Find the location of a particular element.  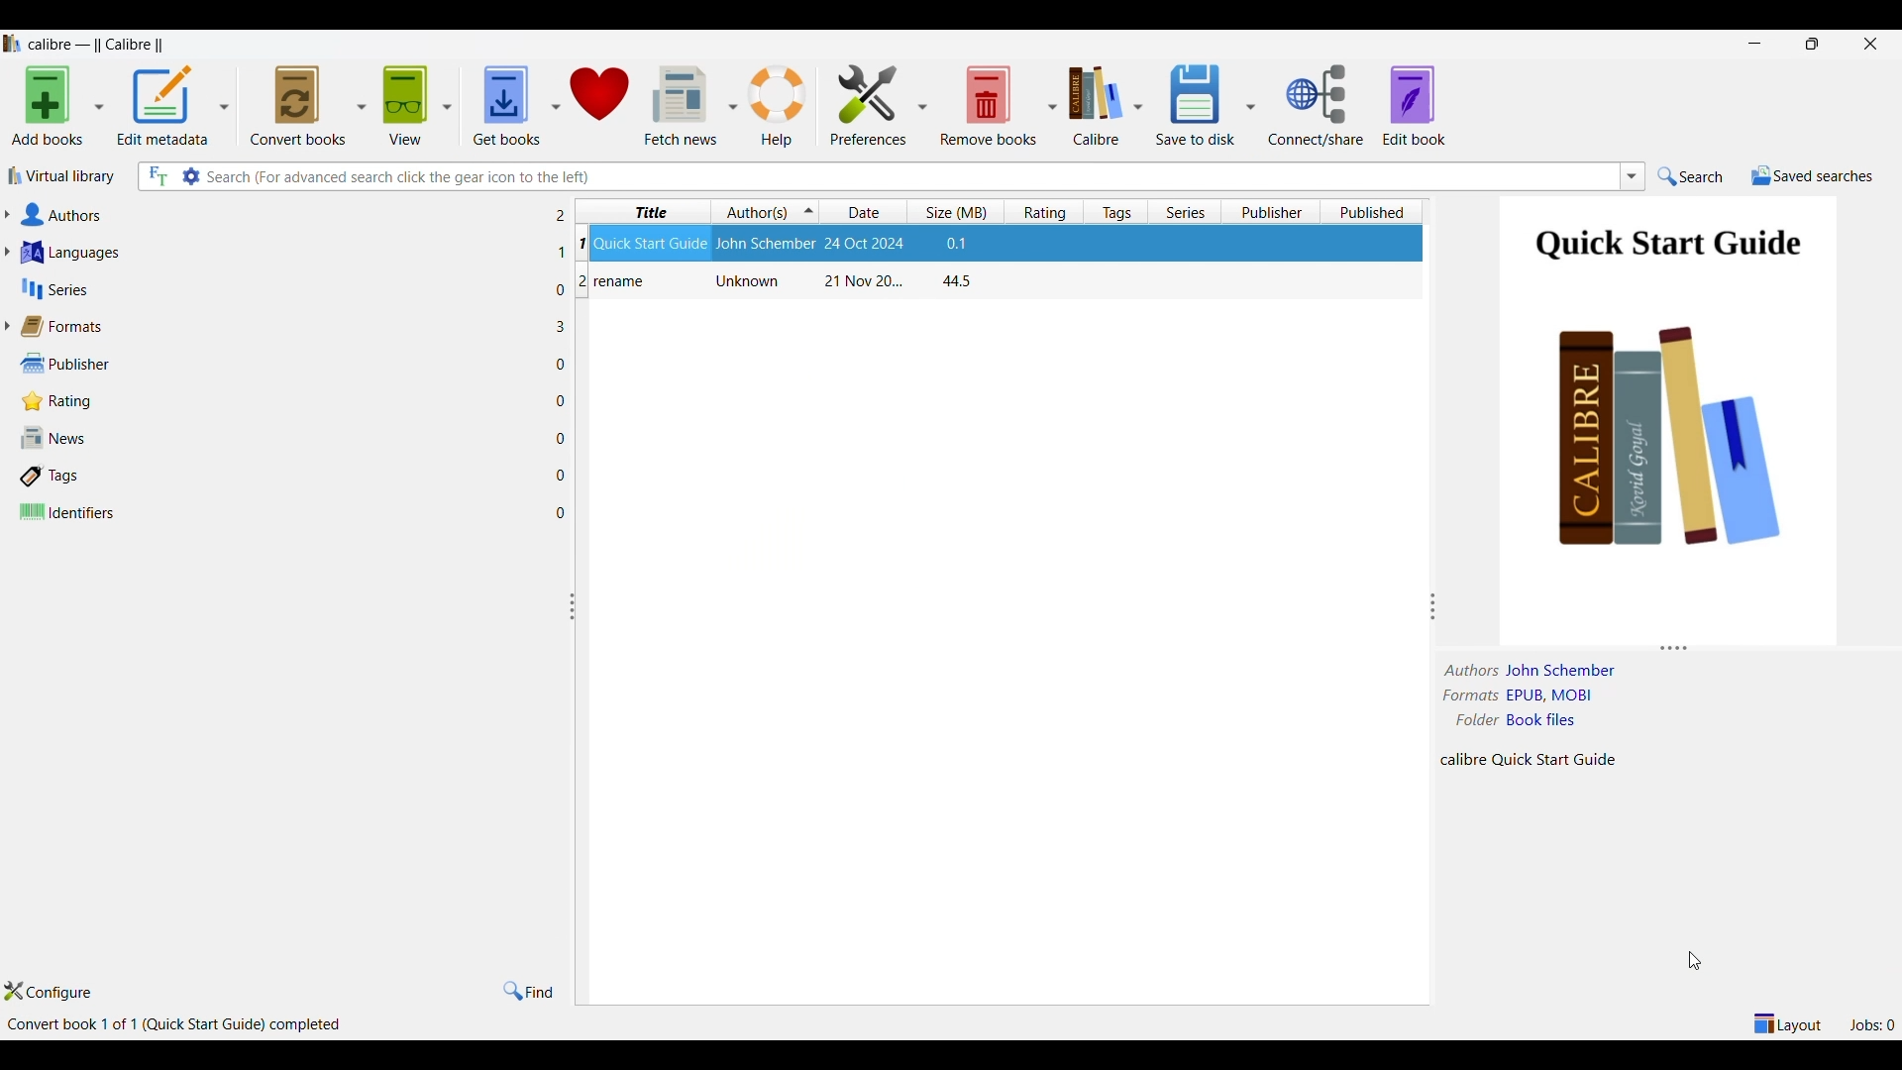

Jobs is located at coordinates (1872, 1024).